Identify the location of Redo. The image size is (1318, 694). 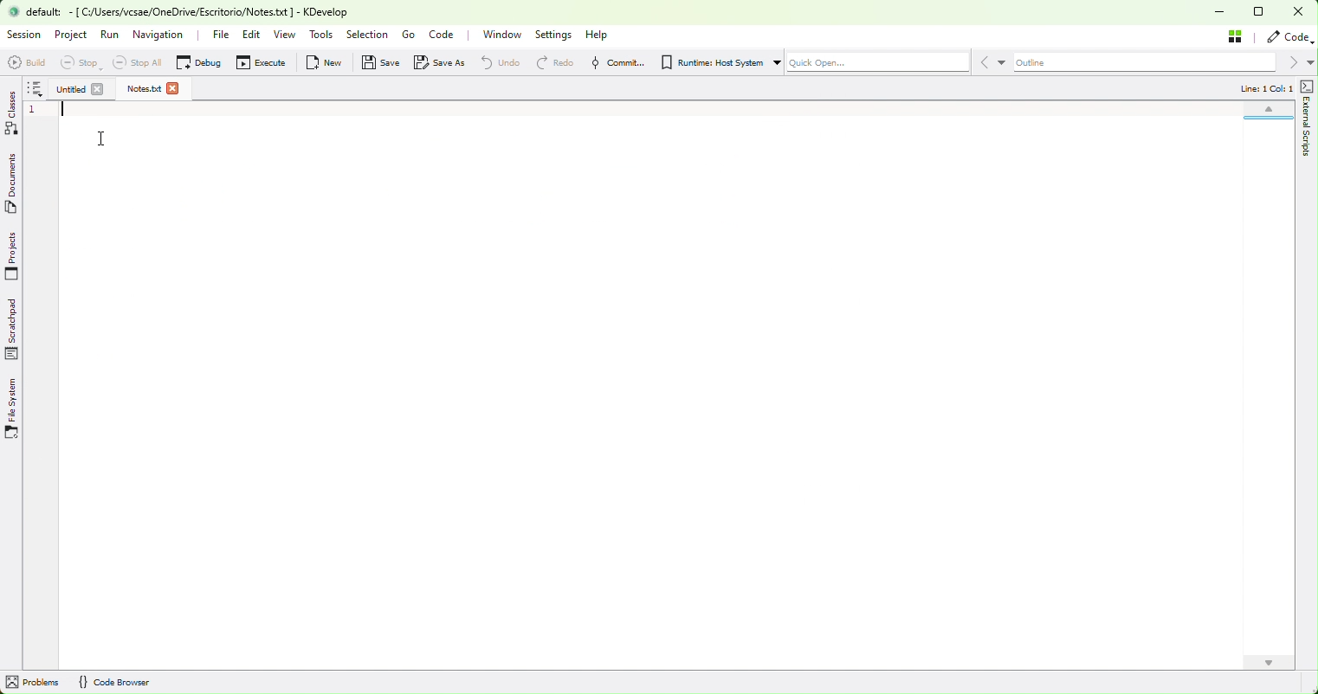
(494, 62).